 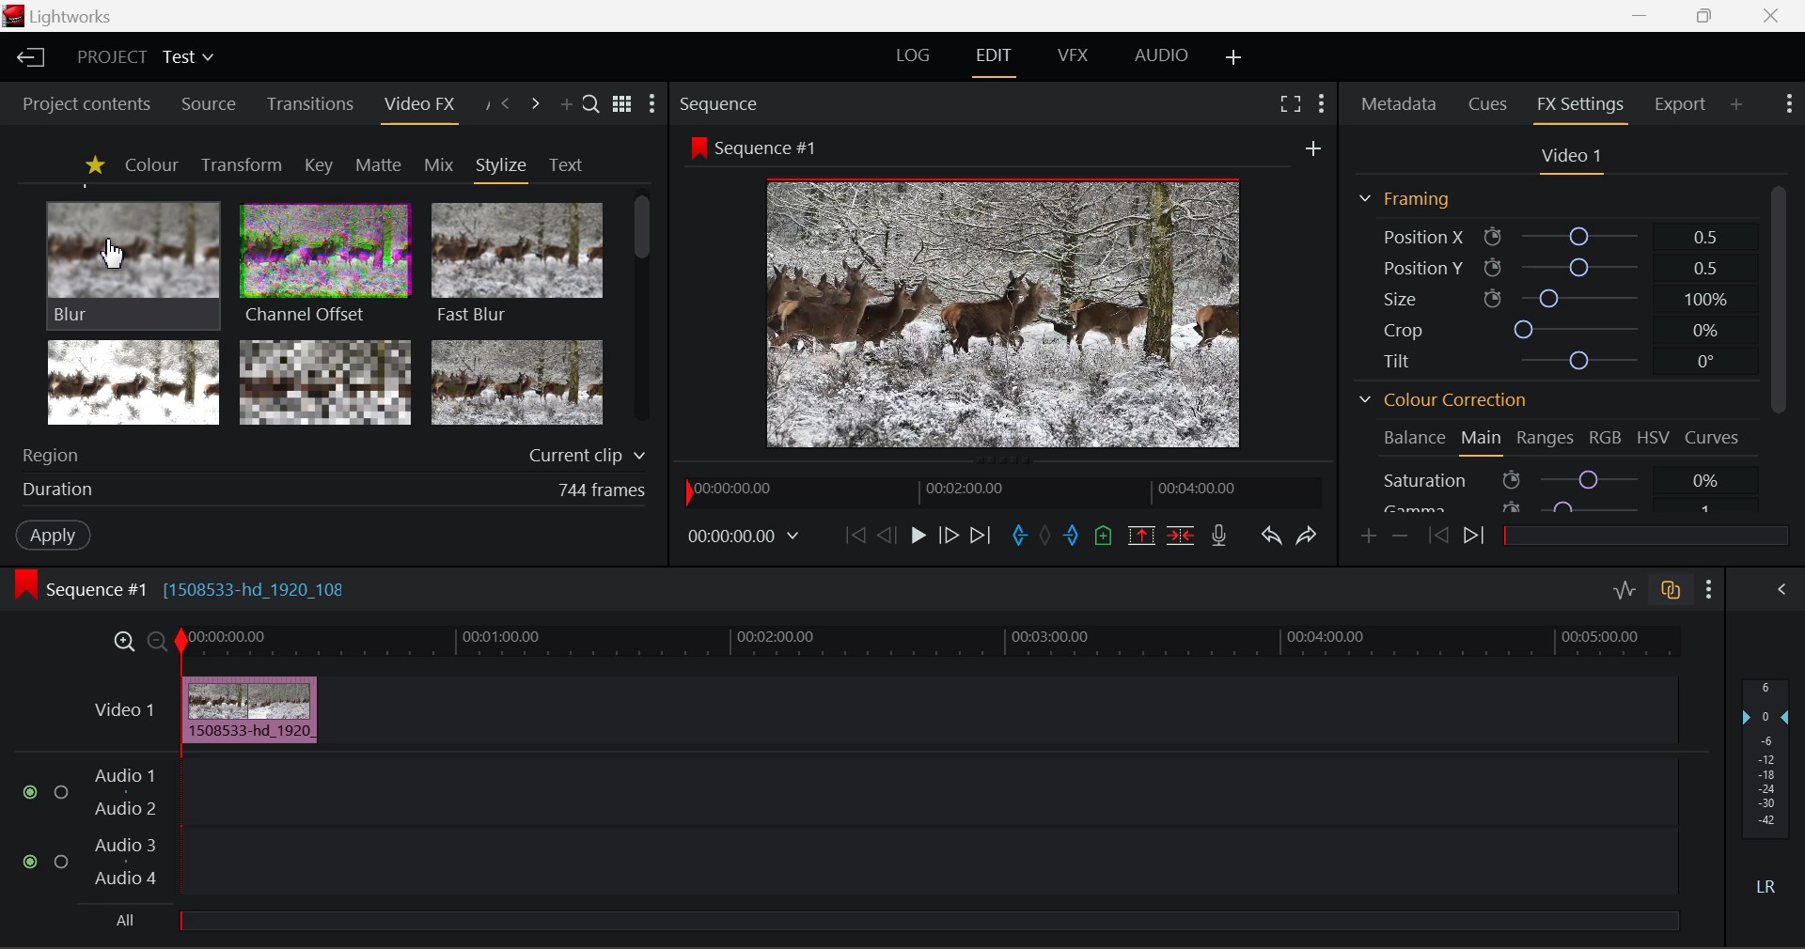 I want to click on Saturation, so click(x=1564, y=478).